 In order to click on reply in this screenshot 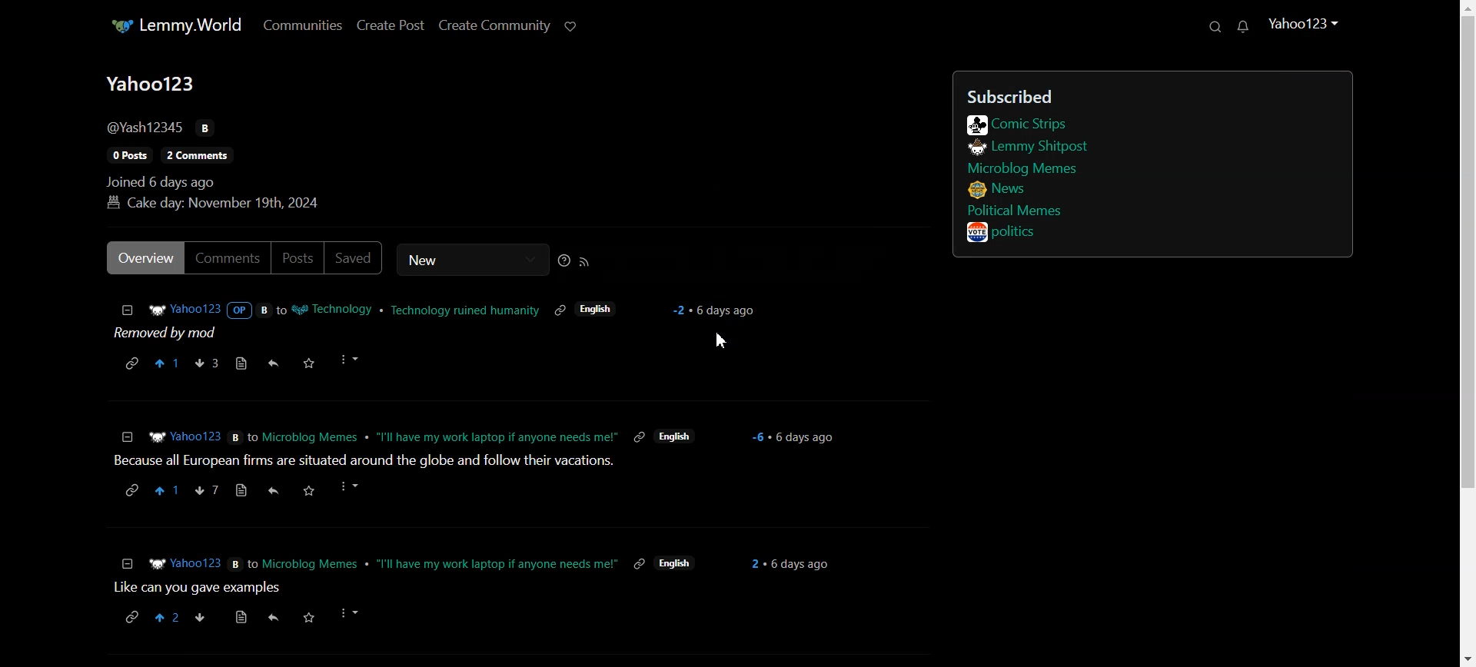, I will do `click(271, 491)`.